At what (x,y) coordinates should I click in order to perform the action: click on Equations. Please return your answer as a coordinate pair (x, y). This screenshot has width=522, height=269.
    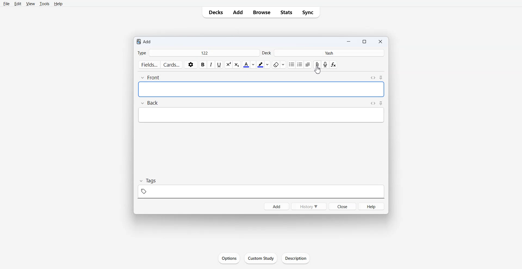
    Looking at the image, I should click on (333, 65).